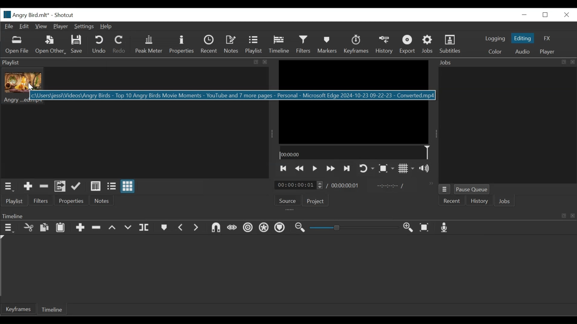 Image resolution: width=577 pixels, height=324 pixels. Describe the element at coordinates (50, 45) in the screenshot. I see `Open Other` at that location.